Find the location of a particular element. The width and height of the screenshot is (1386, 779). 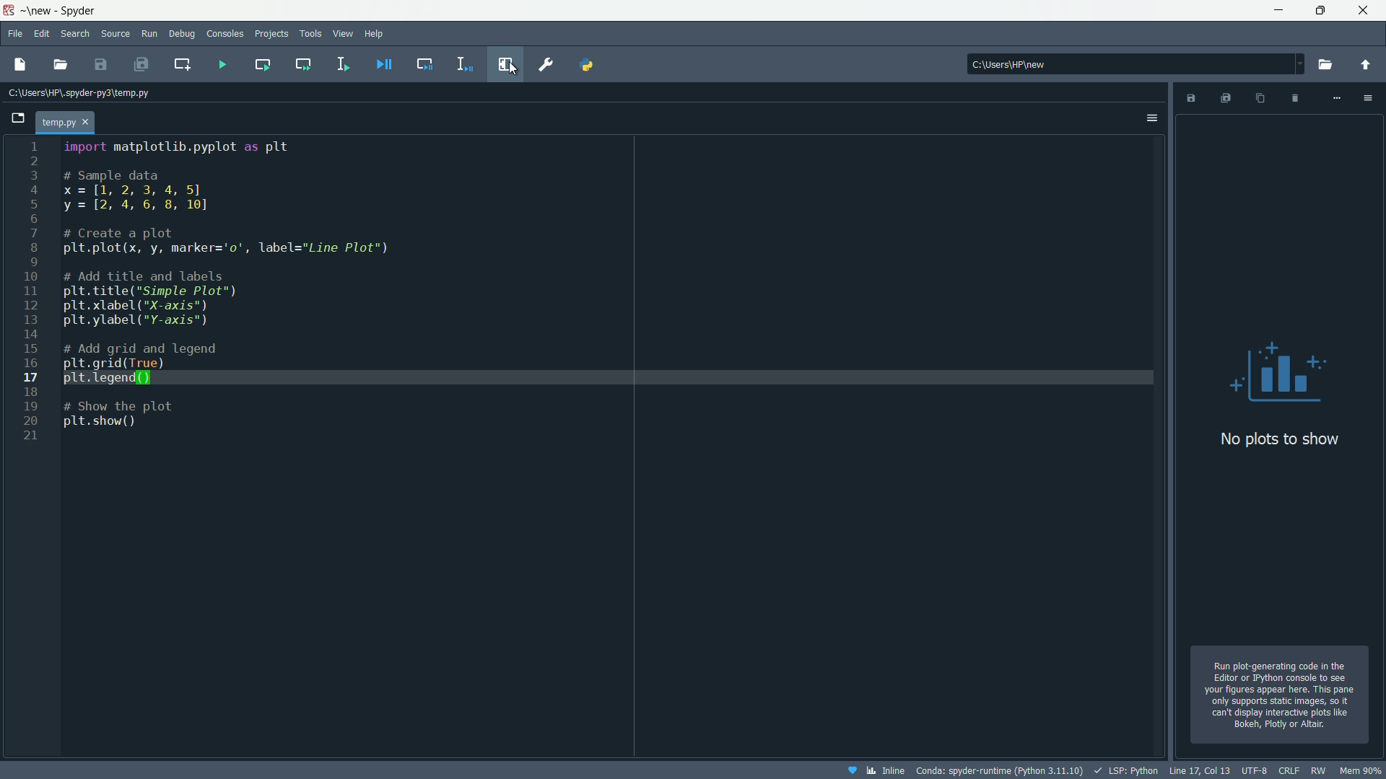

LSP:Python is located at coordinates (1127, 770).